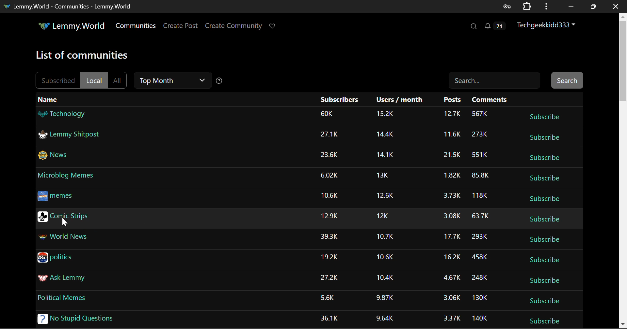  I want to click on 4.67K, so click(450, 278).